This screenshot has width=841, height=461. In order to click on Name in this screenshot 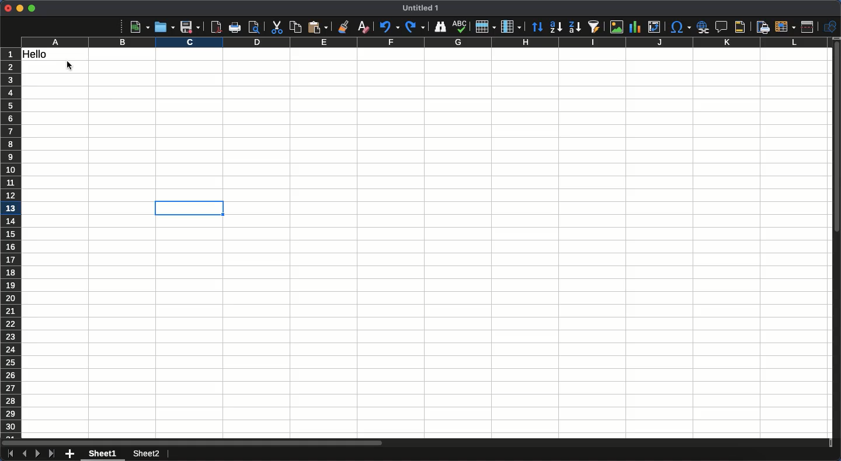, I will do `click(422, 8)`.